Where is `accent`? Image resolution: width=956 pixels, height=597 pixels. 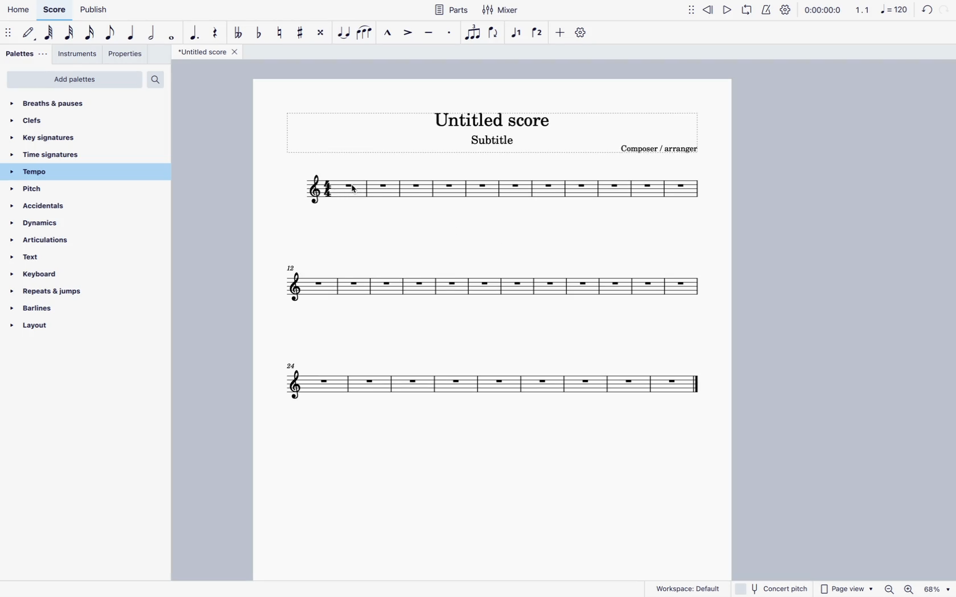 accent is located at coordinates (409, 34).